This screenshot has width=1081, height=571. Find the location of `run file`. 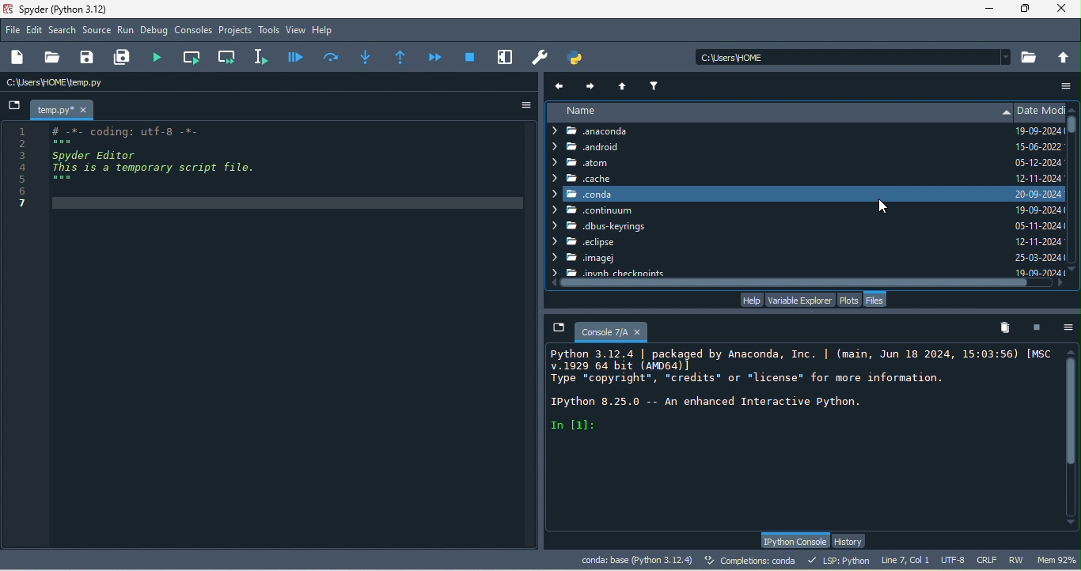

run file is located at coordinates (161, 57).